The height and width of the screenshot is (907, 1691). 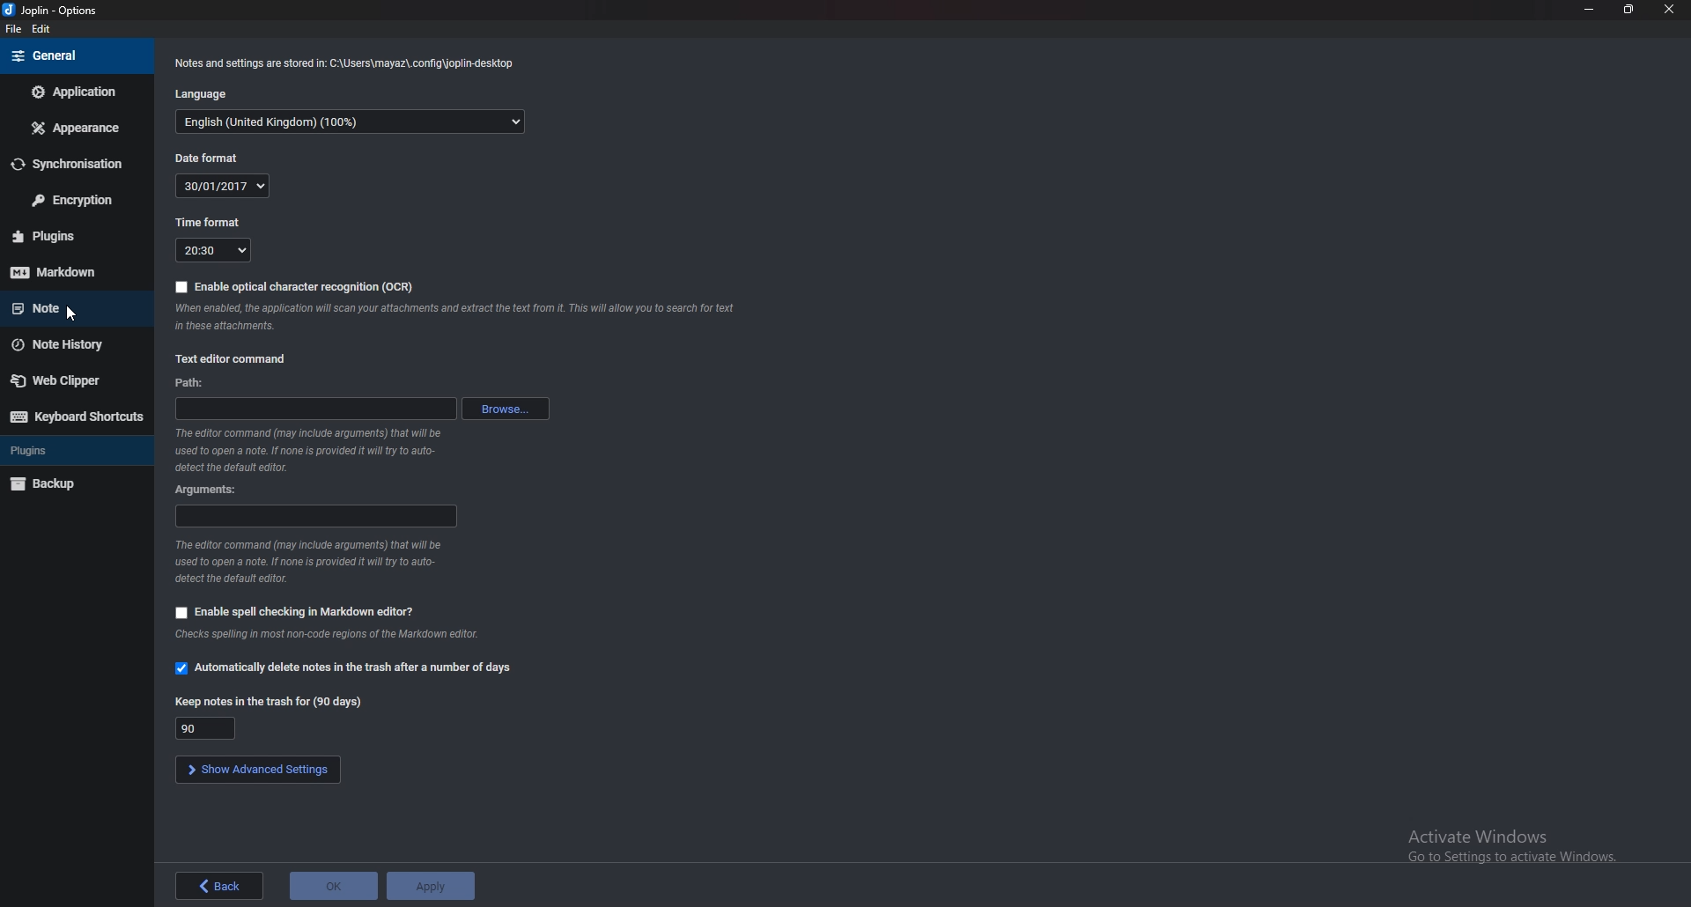 What do you see at coordinates (314, 451) in the screenshot?
I see `Info` at bounding box center [314, 451].